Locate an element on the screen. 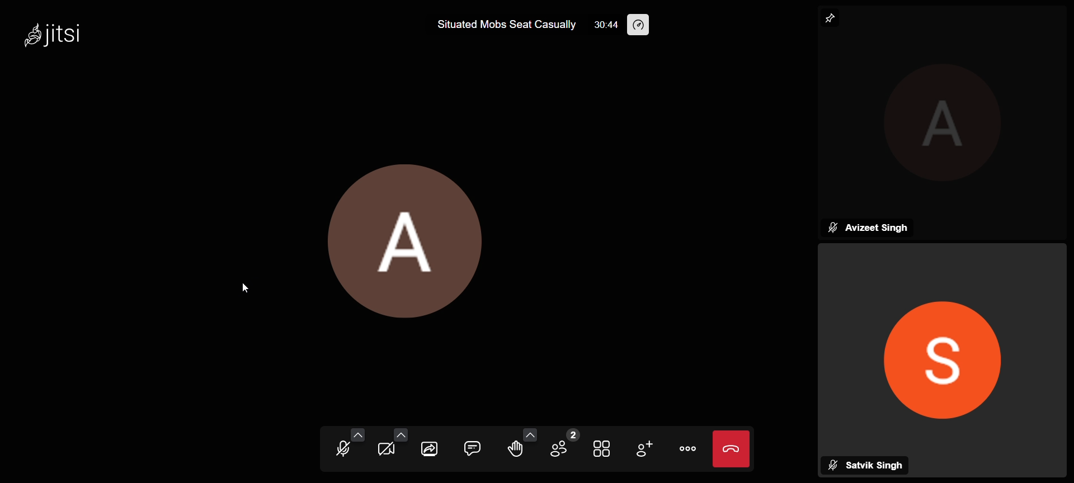 The width and height of the screenshot is (1074, 483). unmute mic is located at coordinates (338, 448).